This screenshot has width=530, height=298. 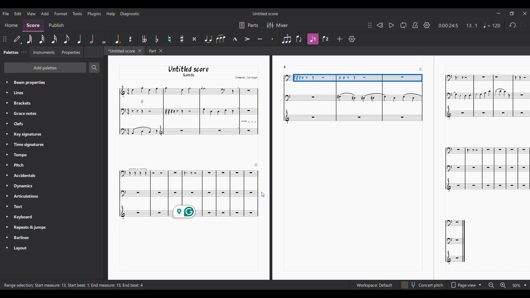 I want to click on > Beam properties, so click(x=26, y=82).